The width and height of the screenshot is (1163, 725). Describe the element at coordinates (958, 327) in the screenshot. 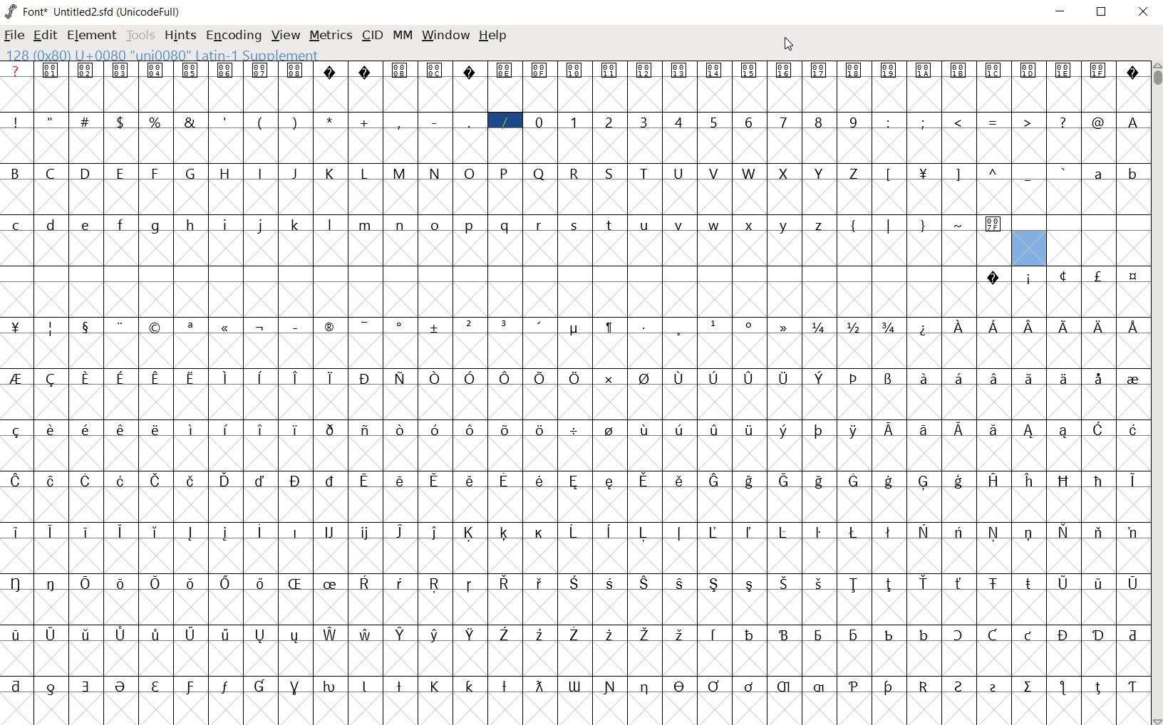

I see `glyph` at that location.